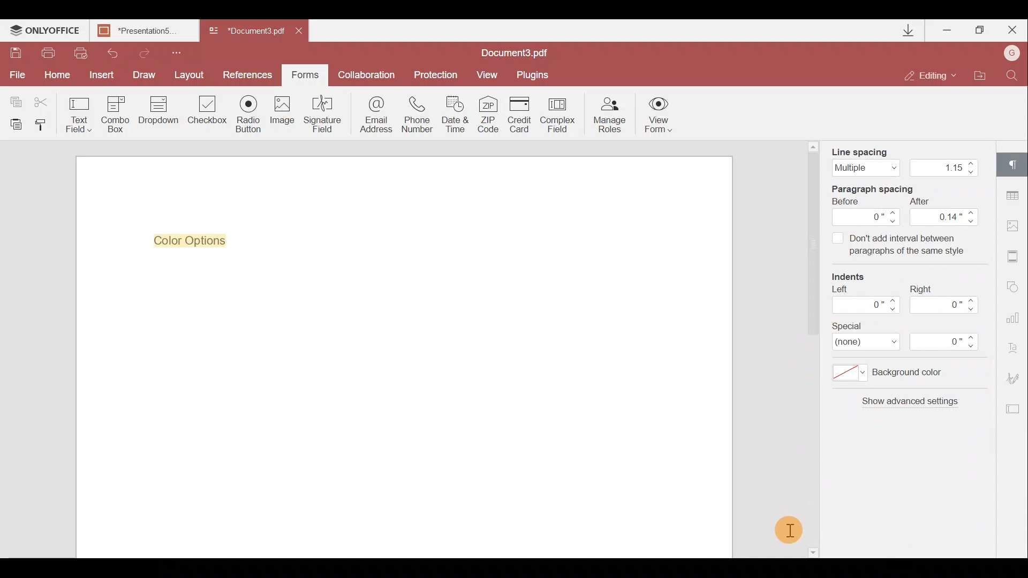 The image size is (1028, 578). I want to click on Customize quick access toolbar, so click(180, 52).